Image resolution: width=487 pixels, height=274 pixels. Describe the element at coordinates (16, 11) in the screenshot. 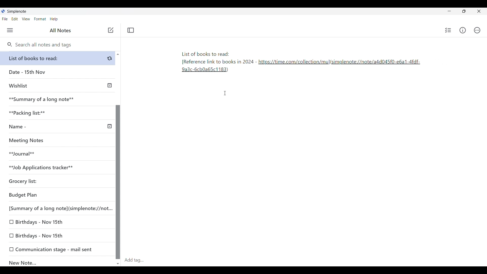

I see `Simplenote` at that location.